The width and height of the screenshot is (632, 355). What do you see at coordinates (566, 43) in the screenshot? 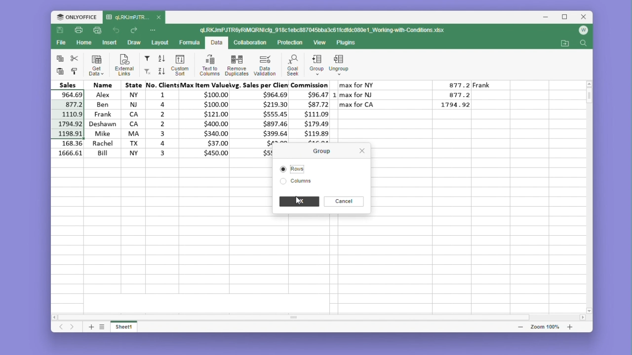
I see `Go to file location` at bounding box center [566, 43].